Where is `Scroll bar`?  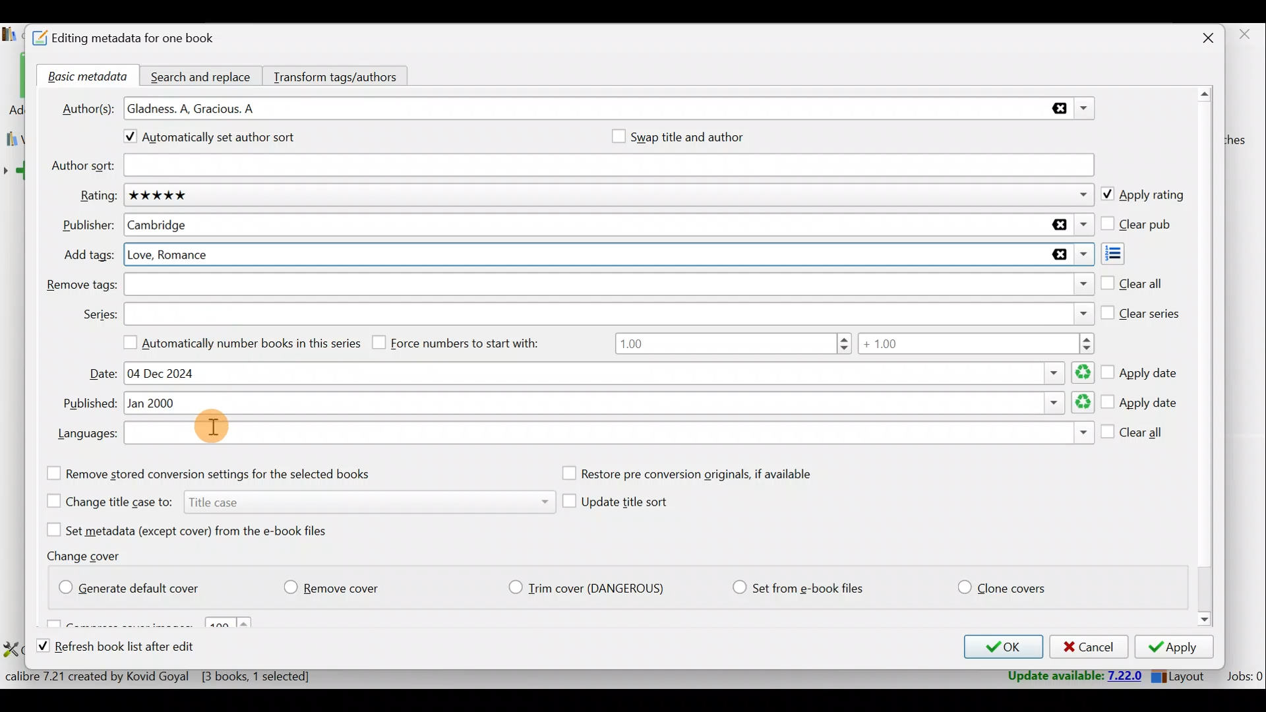 Scroll bar is located at coordinates (1206, 359).